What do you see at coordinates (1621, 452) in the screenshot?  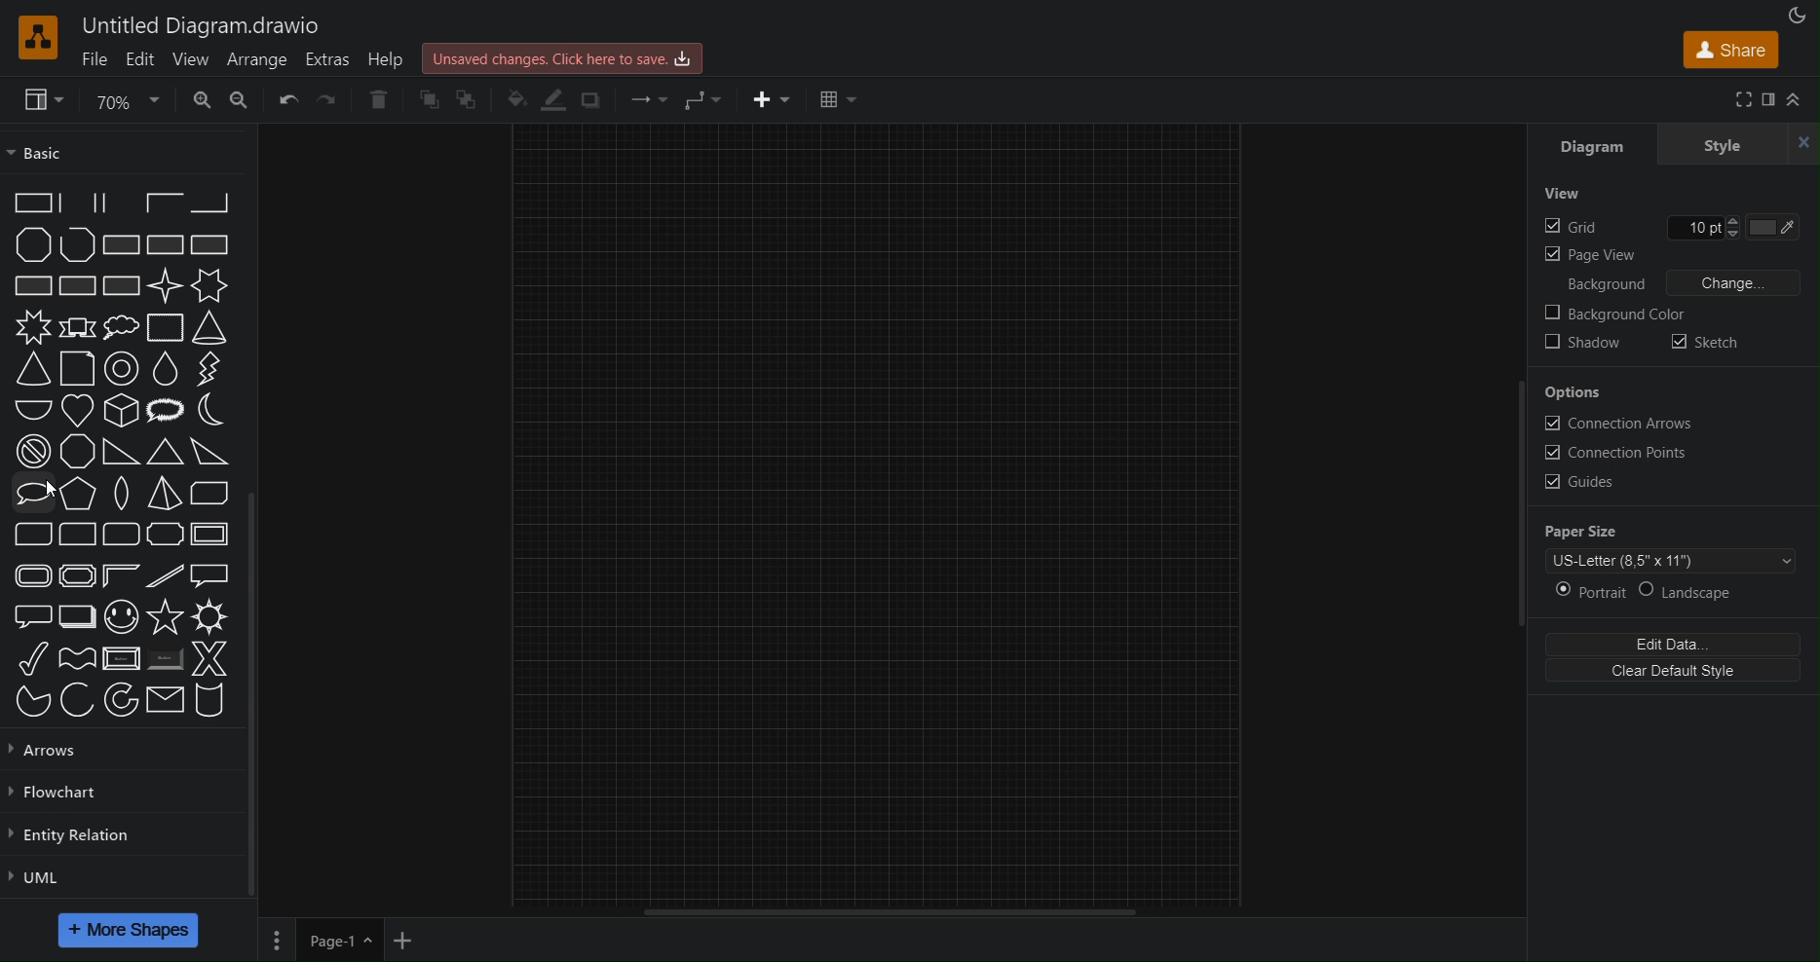 I see `Connection Points` at bounding box center [1621, 452].